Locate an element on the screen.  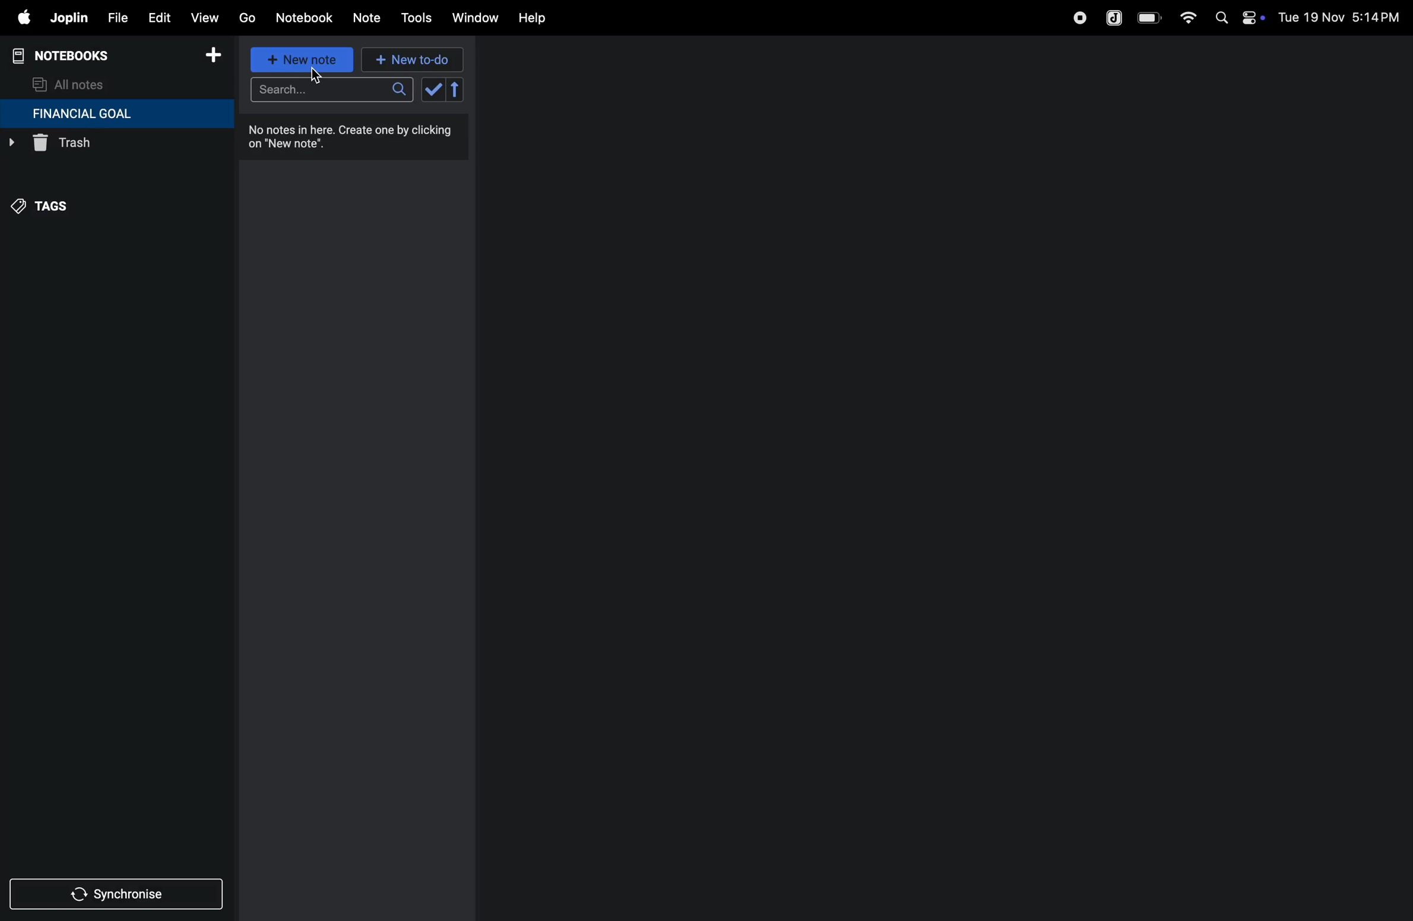
notebooks is located at coordinates (71, 56).